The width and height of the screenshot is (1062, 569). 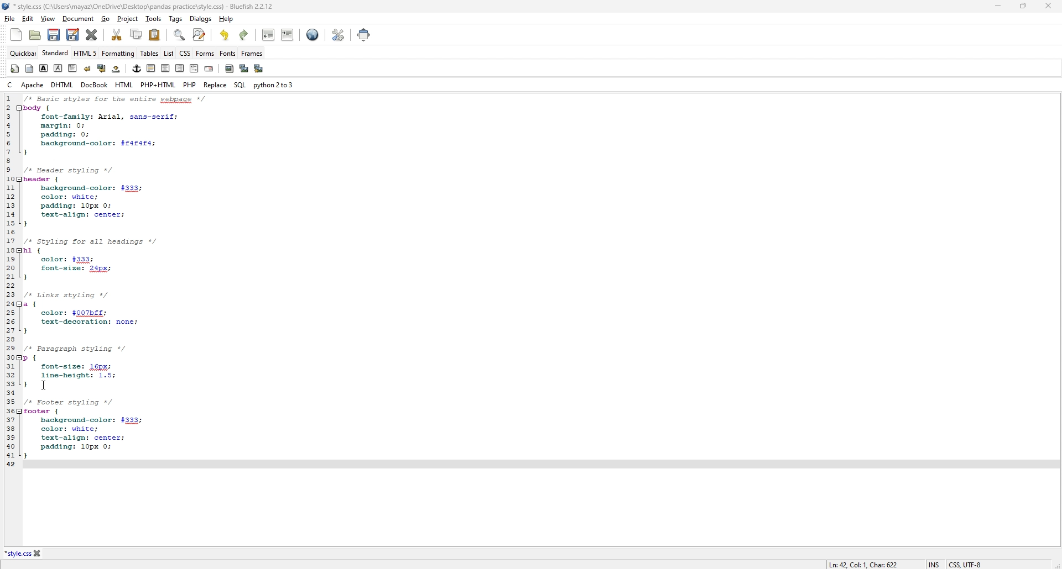 What do you see at coordinates (73, 68) in the screenshot?
I see `paragraph` at bounding box center [73, 68].